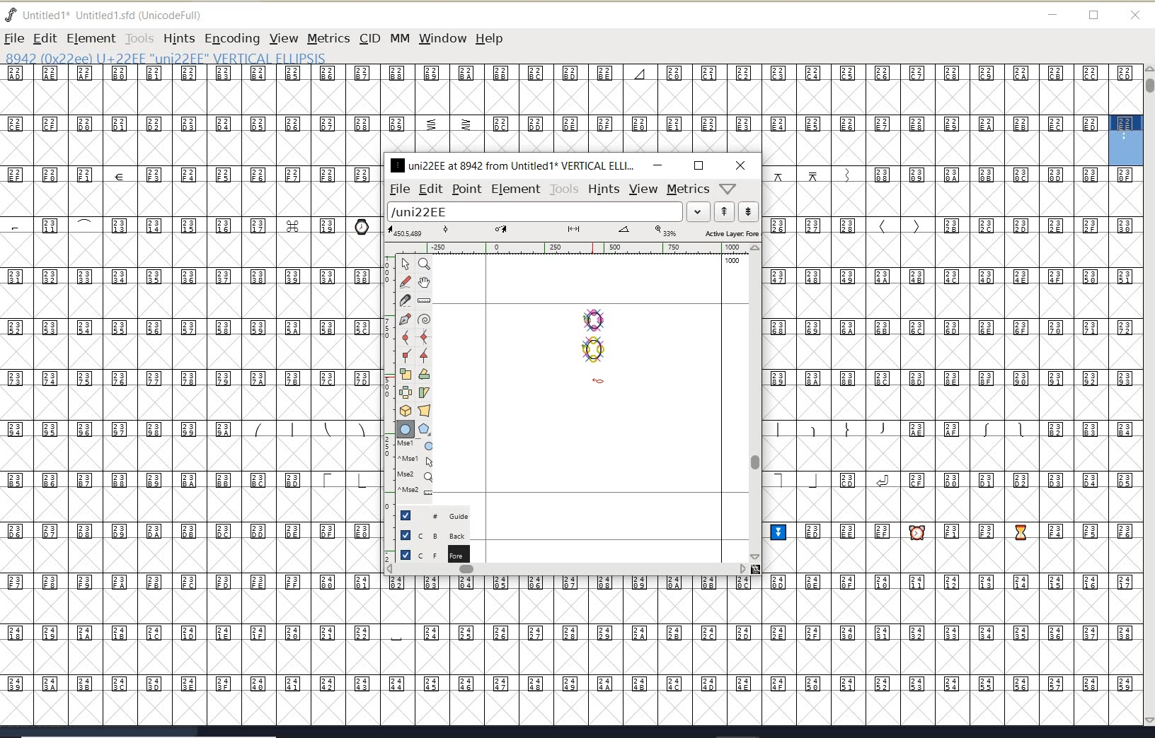 The height and width of the screenshot is (738, 1155). What do you see at coordinates (406, 392) in the screenshot?
I see `flip the selection` at bounding box center [406, 392].